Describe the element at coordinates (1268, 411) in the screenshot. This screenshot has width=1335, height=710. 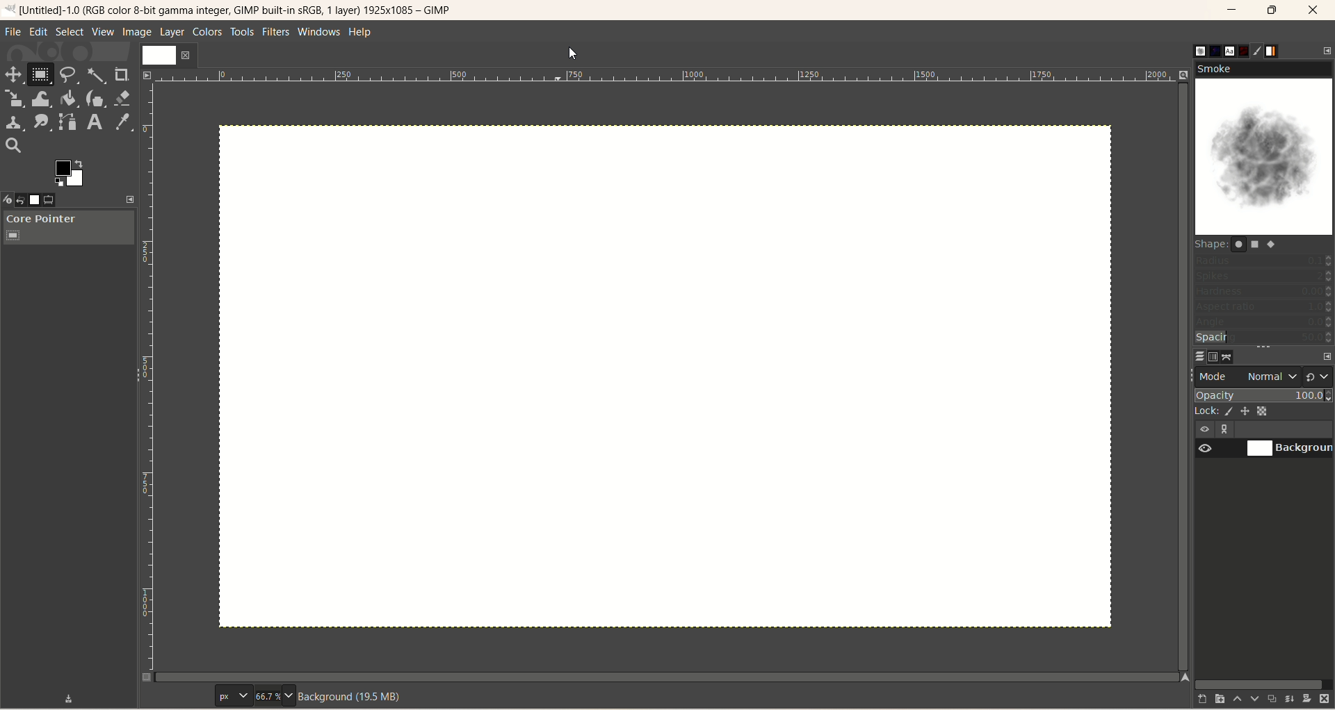
I see `lock alpha channel` at that location.